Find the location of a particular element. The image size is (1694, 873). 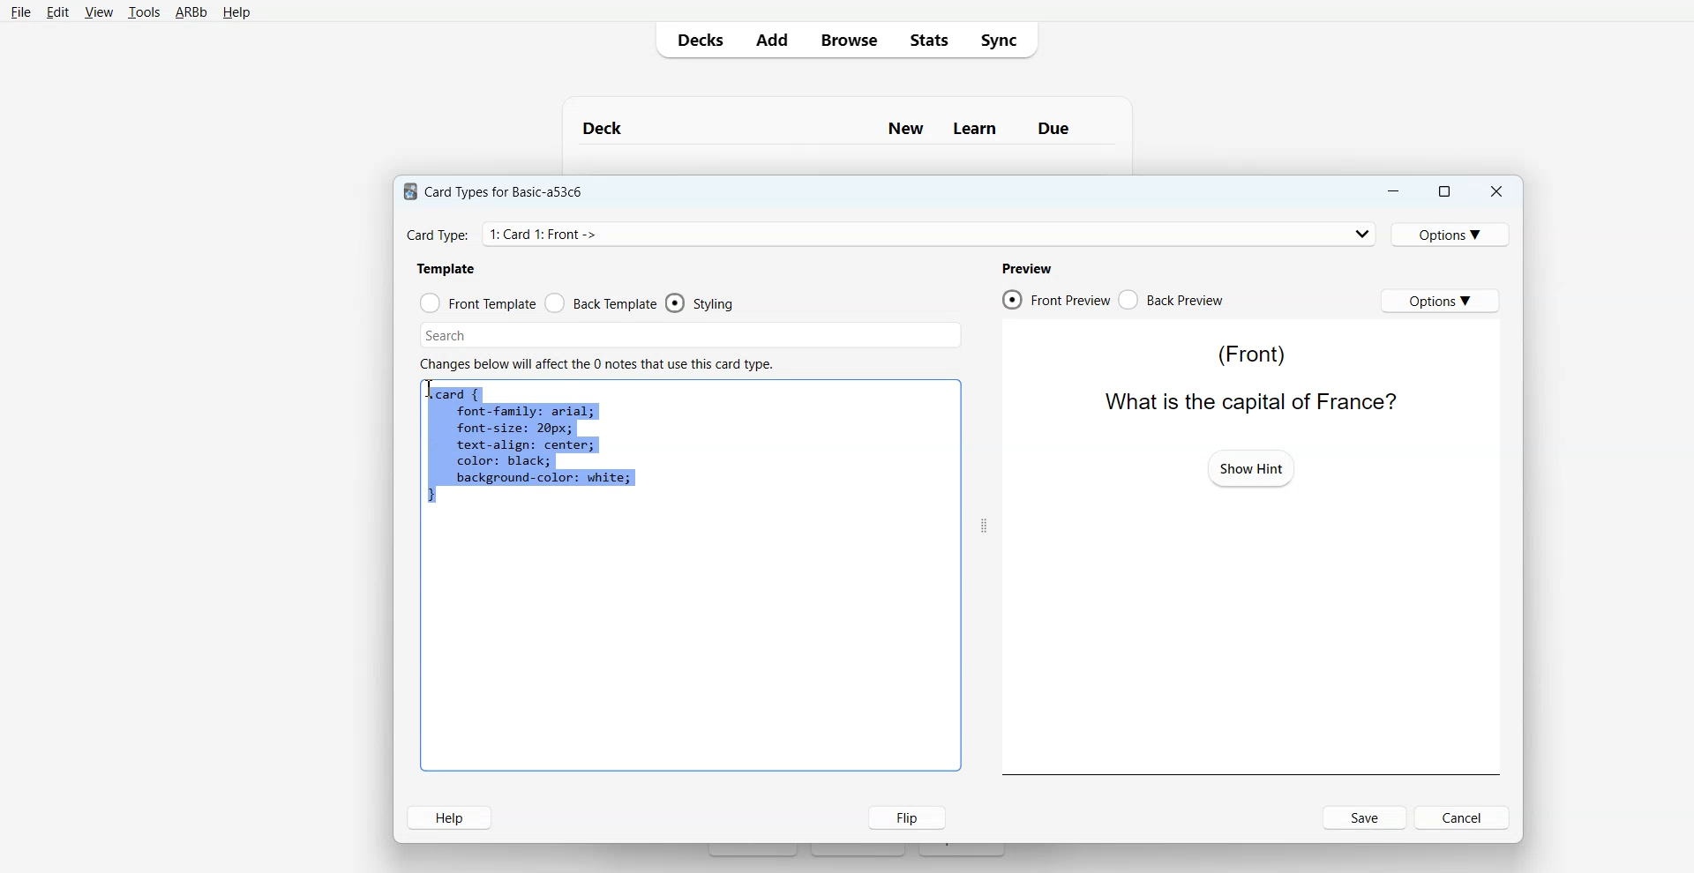

Stats is located at coordinates (927, 39).